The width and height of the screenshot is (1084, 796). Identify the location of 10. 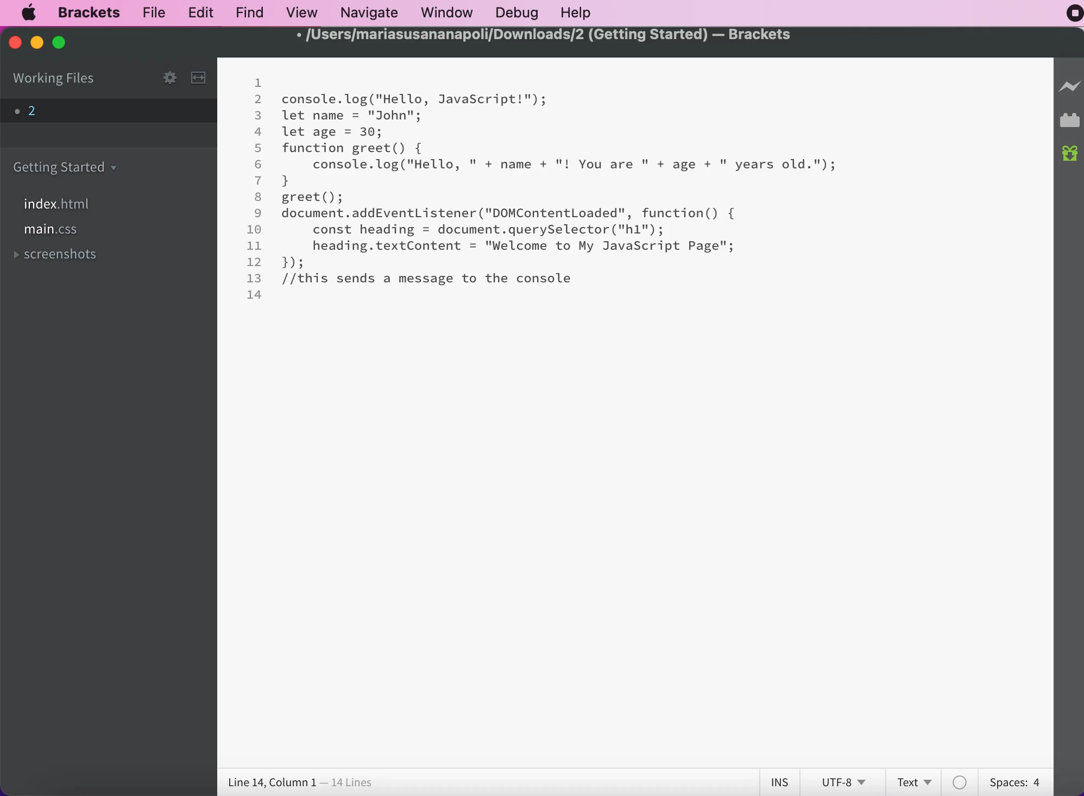
(256, 230).